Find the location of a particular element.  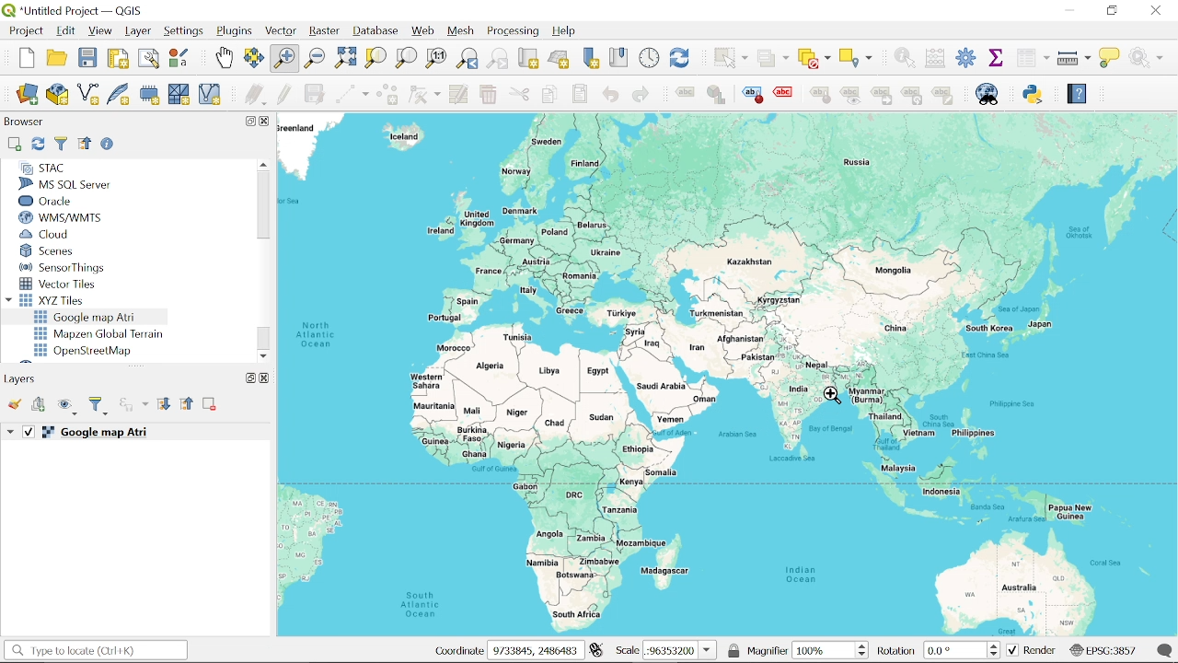

Toggle editing is located at coordinates (284, 95).